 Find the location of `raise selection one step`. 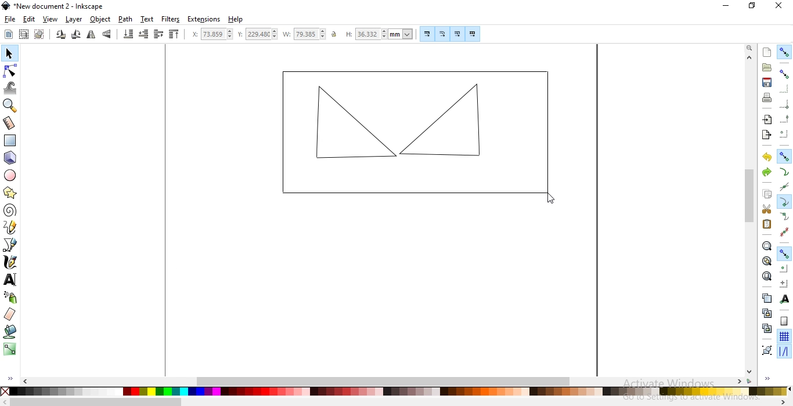

raise selection one step is located at coordinates (158, 35).